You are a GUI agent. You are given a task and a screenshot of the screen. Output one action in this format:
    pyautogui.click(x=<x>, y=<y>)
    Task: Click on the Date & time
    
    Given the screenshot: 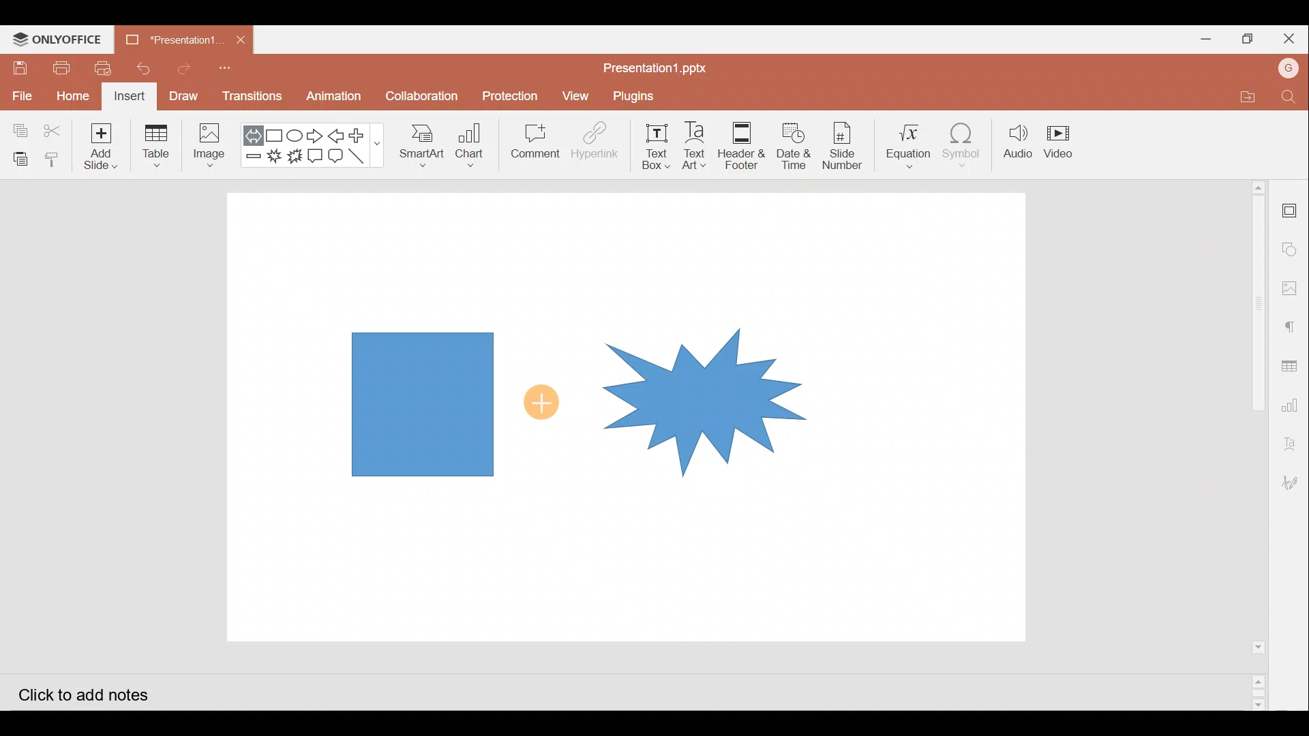 What is the action you would take?
    pyautogui.click(x=794, y=146)
    